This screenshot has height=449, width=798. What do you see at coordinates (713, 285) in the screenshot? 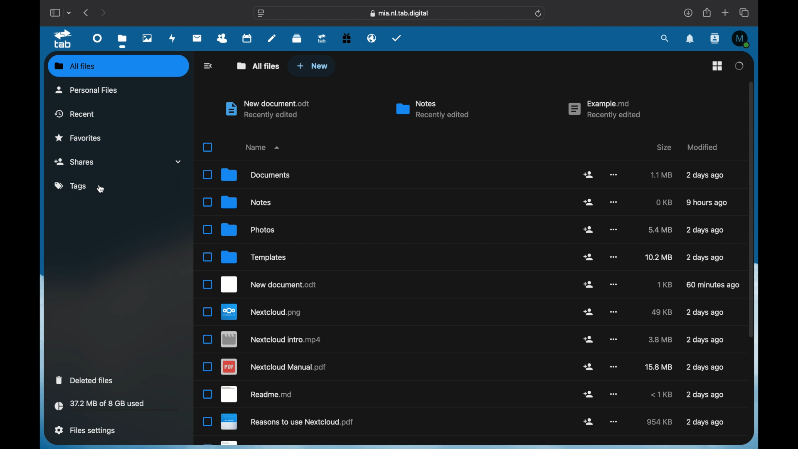
I see `modified` at bounding box center [713, 285].